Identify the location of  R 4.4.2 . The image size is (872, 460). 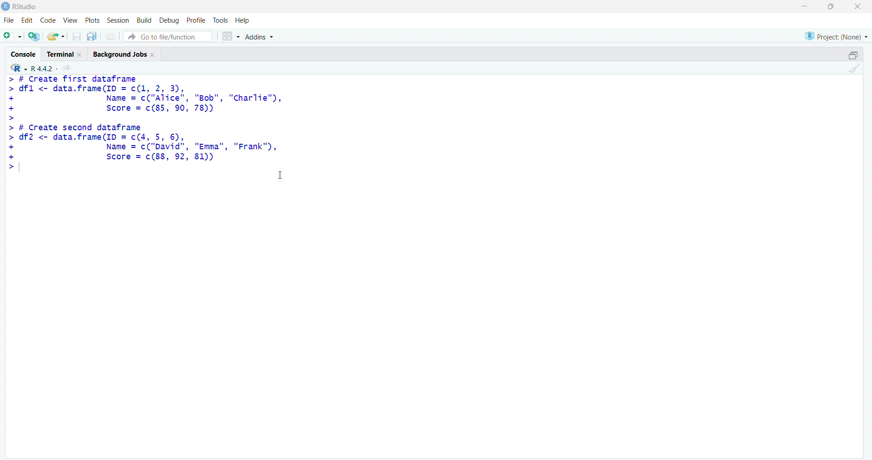
(33, 67).